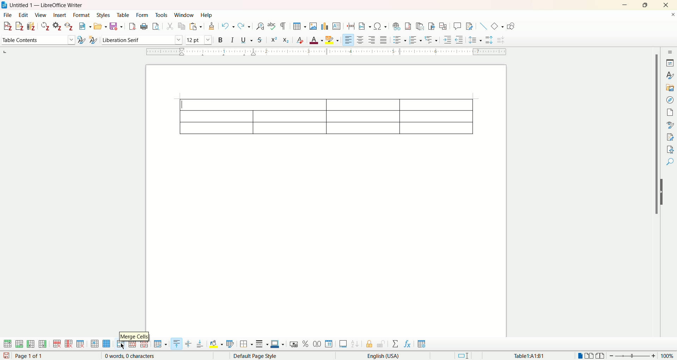  What do you see at coordinates (326, 53) in the screenshot?
I see `ruler bar` at bounding box center [326, 53].